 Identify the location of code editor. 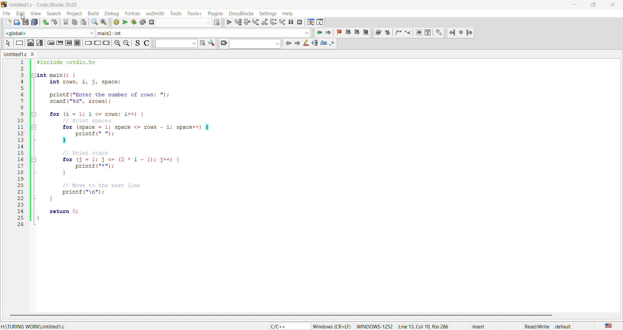
(323, 152).